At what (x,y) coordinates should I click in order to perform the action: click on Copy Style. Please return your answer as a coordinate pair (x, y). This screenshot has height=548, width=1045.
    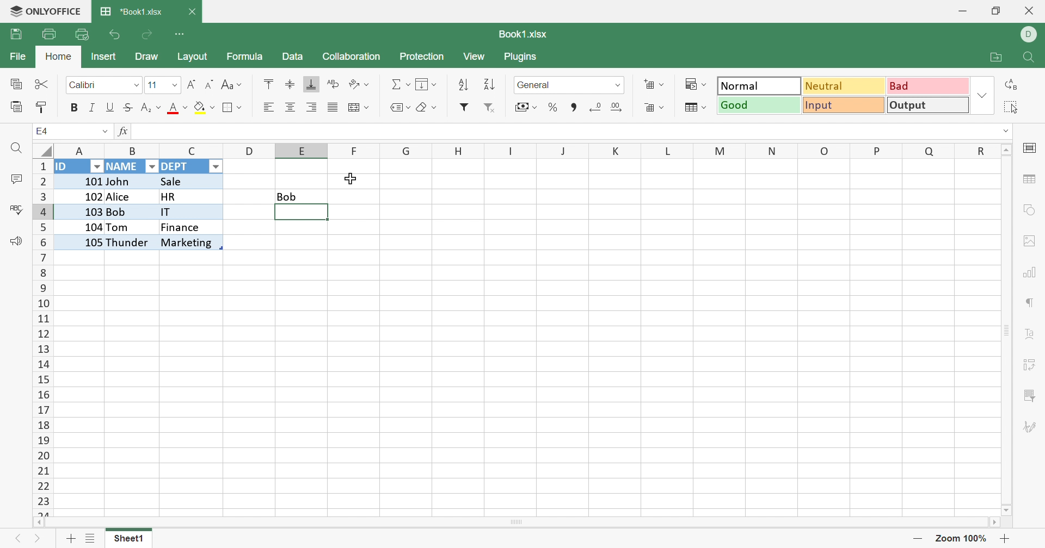
    Looking at the image, I should click on (43, 108).